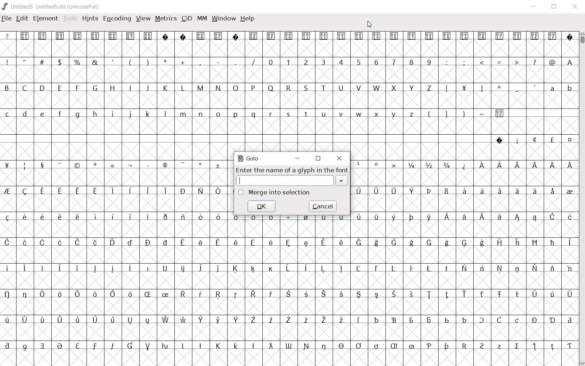 The height and width of the screenshot is (366, 585). I want to click on 6, so click(376, 62).